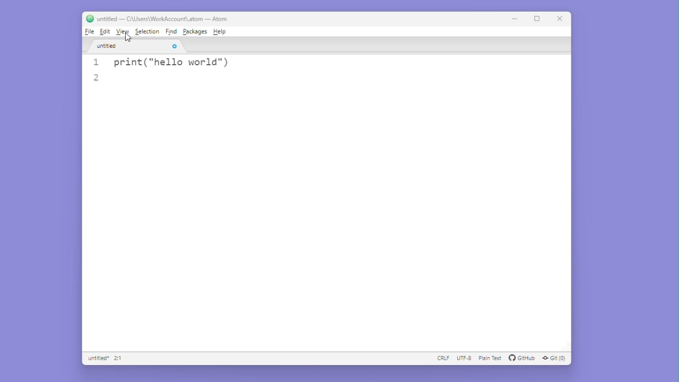  What do you see at coordinates (119, 359) in the screenshot?
I see `2:1` at bounding box center [119, 359].